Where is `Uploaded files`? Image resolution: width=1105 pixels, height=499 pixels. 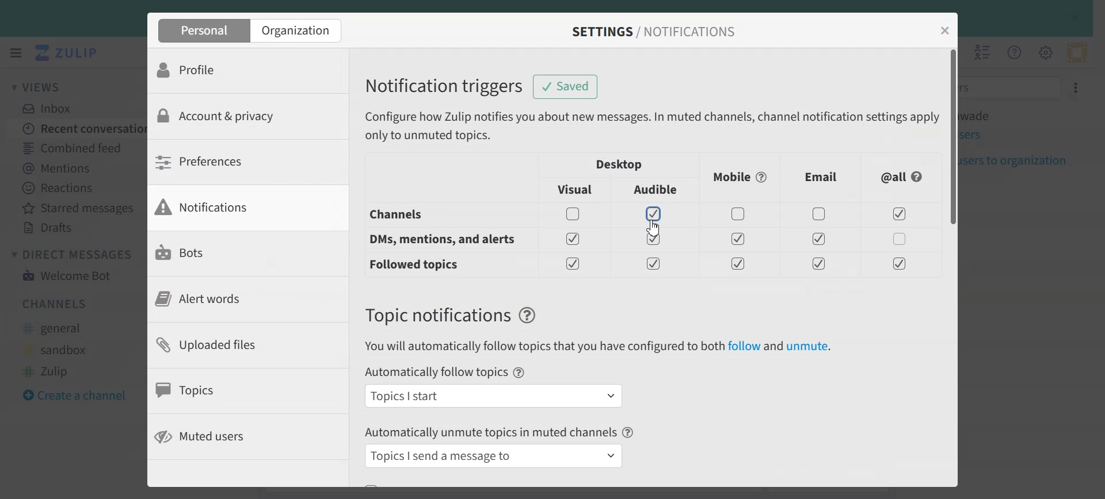
Uploaded files is located at coordinates (234, 344).